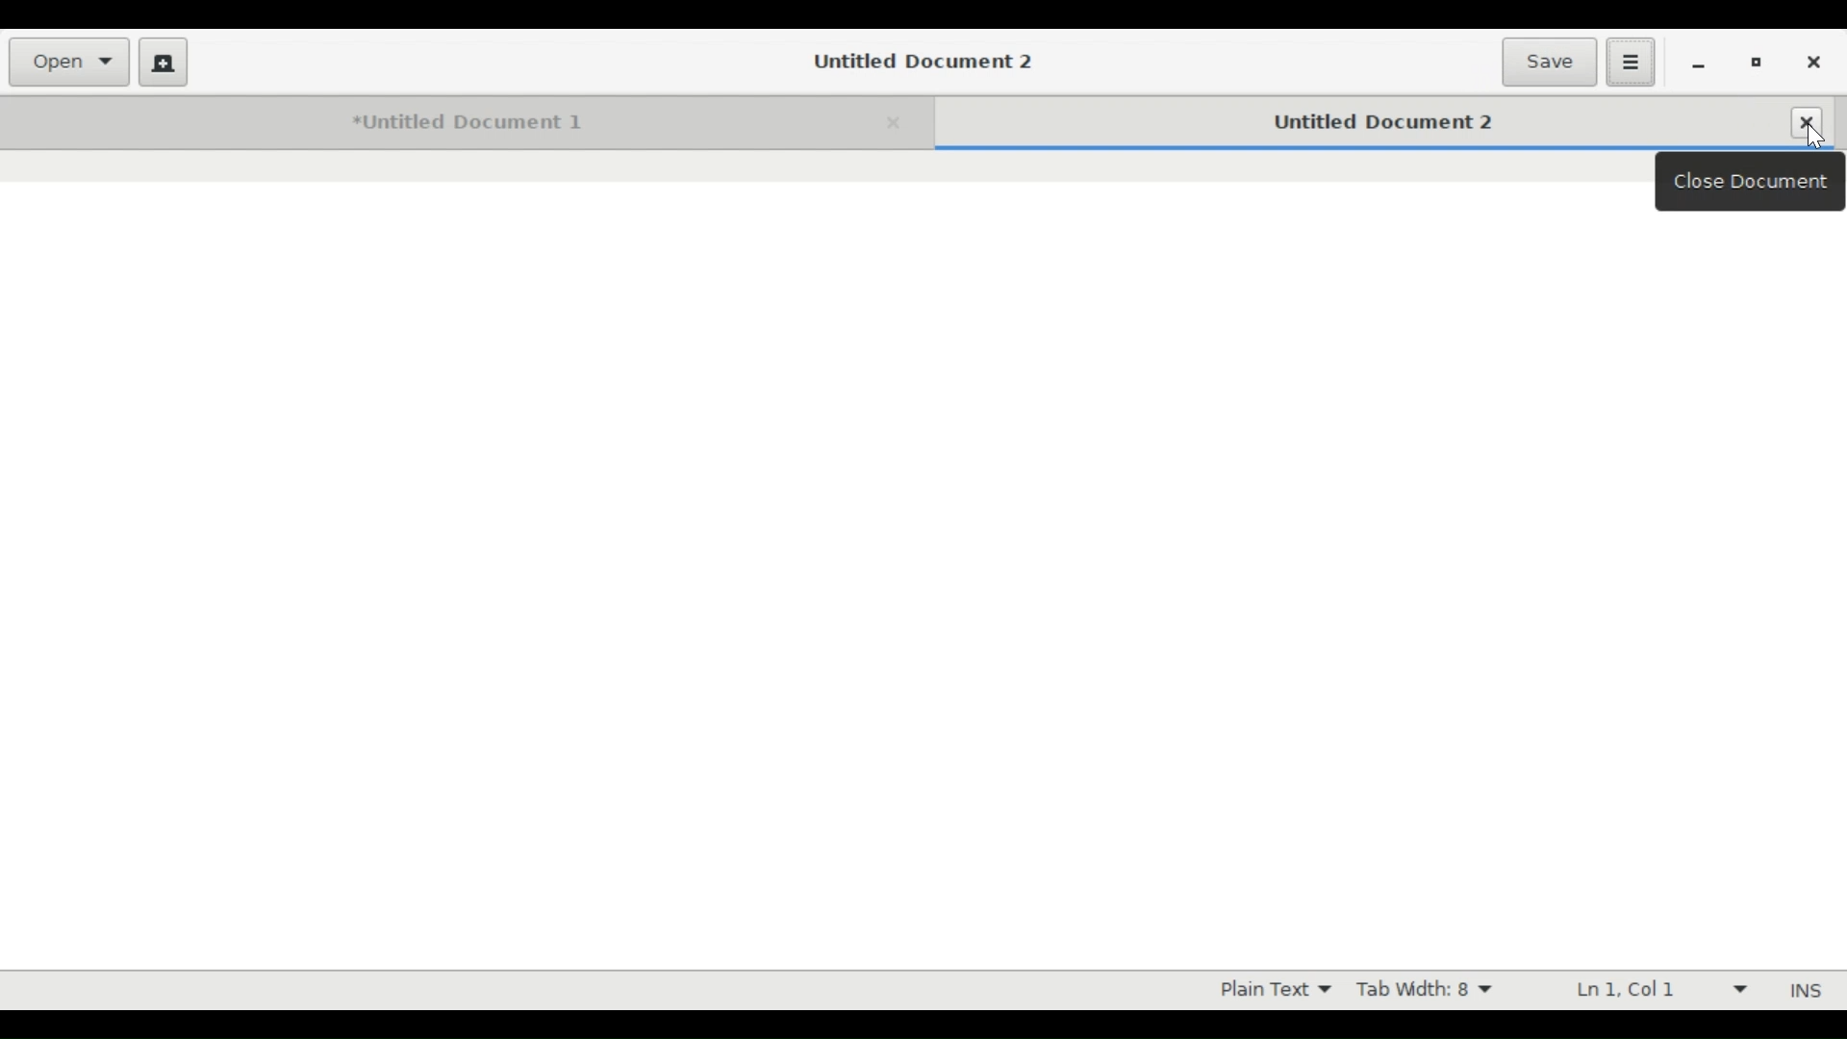 This screenshot has width=1847, height=1039. Describe the element at coordinates (1809, 139) in the screenshot. I see `Close` at that location.